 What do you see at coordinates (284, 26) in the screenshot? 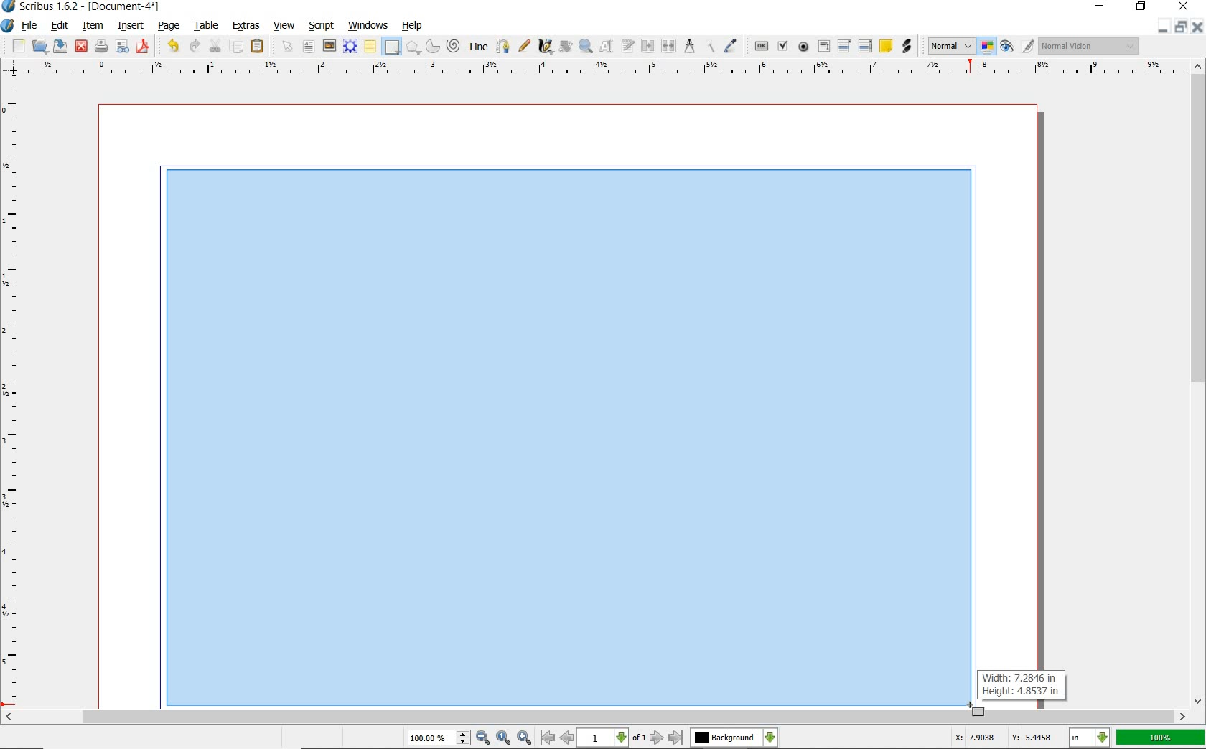
I see `view` at bounding box center [284, 26].